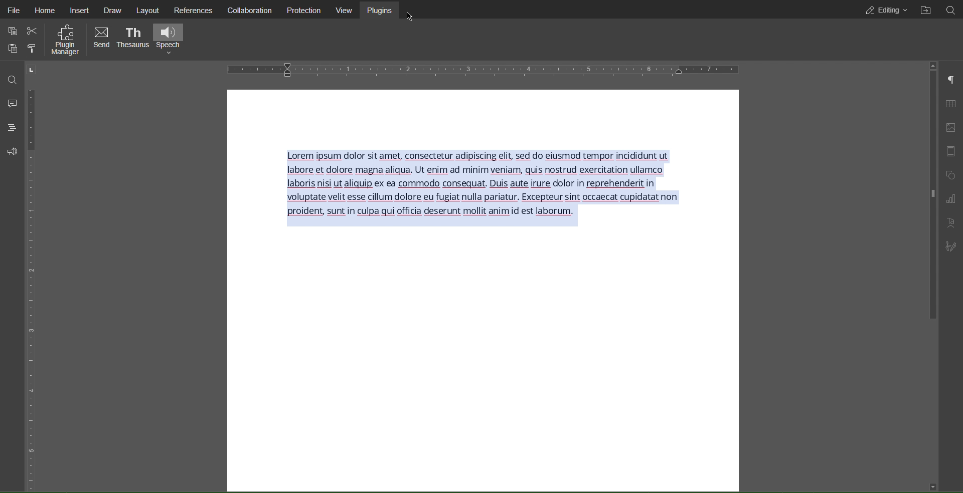  I want to click on Lorem ipsum dolor sit amet...Selected Paragraph, so click(488, 188).